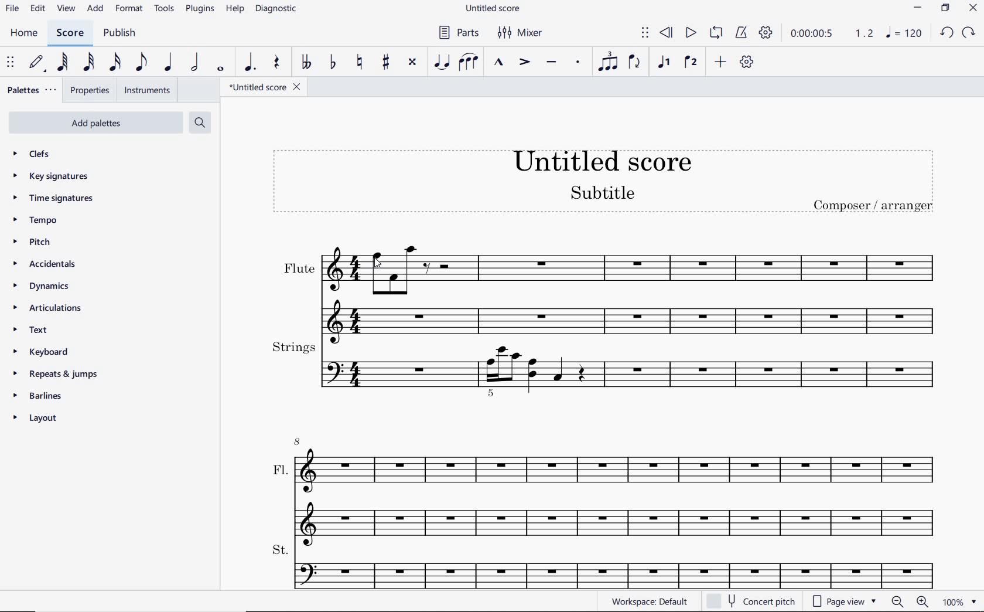  I want to click on TOGGLE DOUBLE-SHARP, so click(412, 62).